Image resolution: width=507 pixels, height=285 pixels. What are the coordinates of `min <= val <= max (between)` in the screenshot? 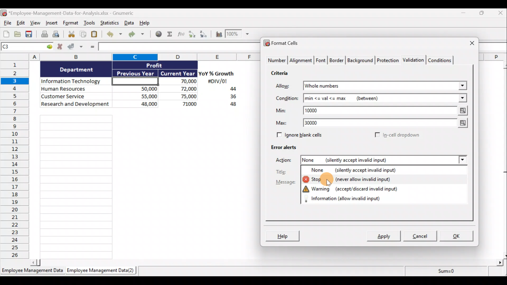 It's located at (378, 99).